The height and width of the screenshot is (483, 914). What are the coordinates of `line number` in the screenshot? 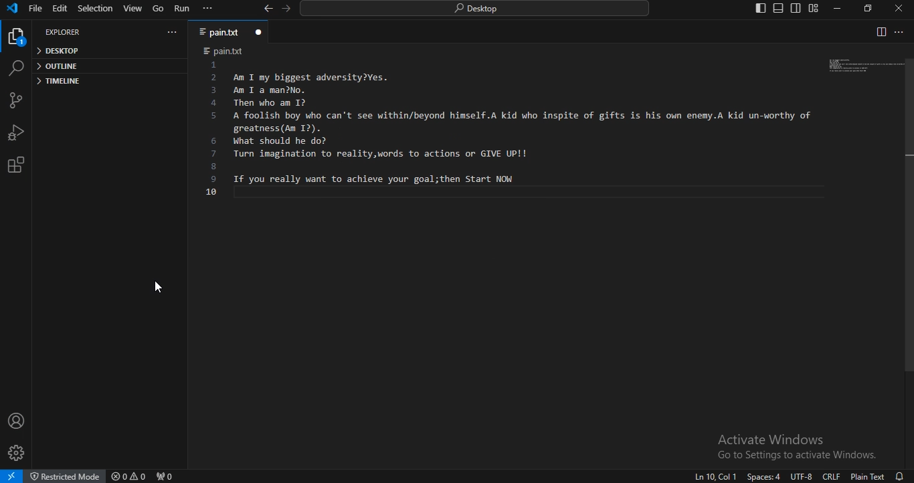 It's located at (213, 130).